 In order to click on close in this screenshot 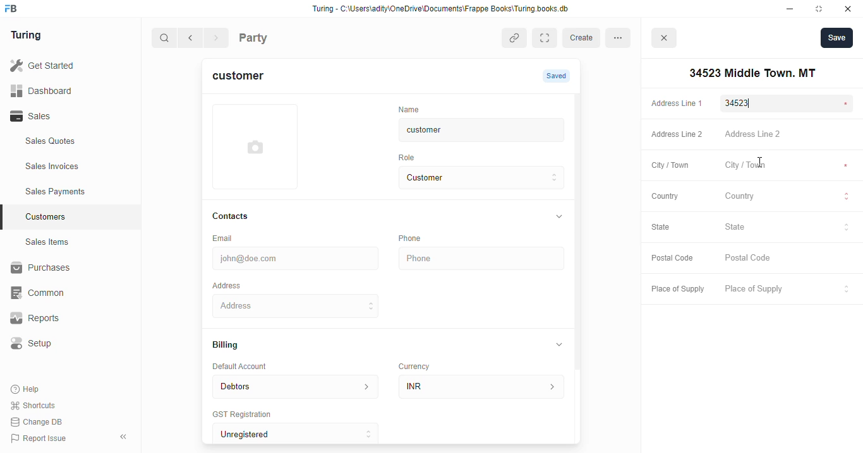, I will do `click(850, 9)`.